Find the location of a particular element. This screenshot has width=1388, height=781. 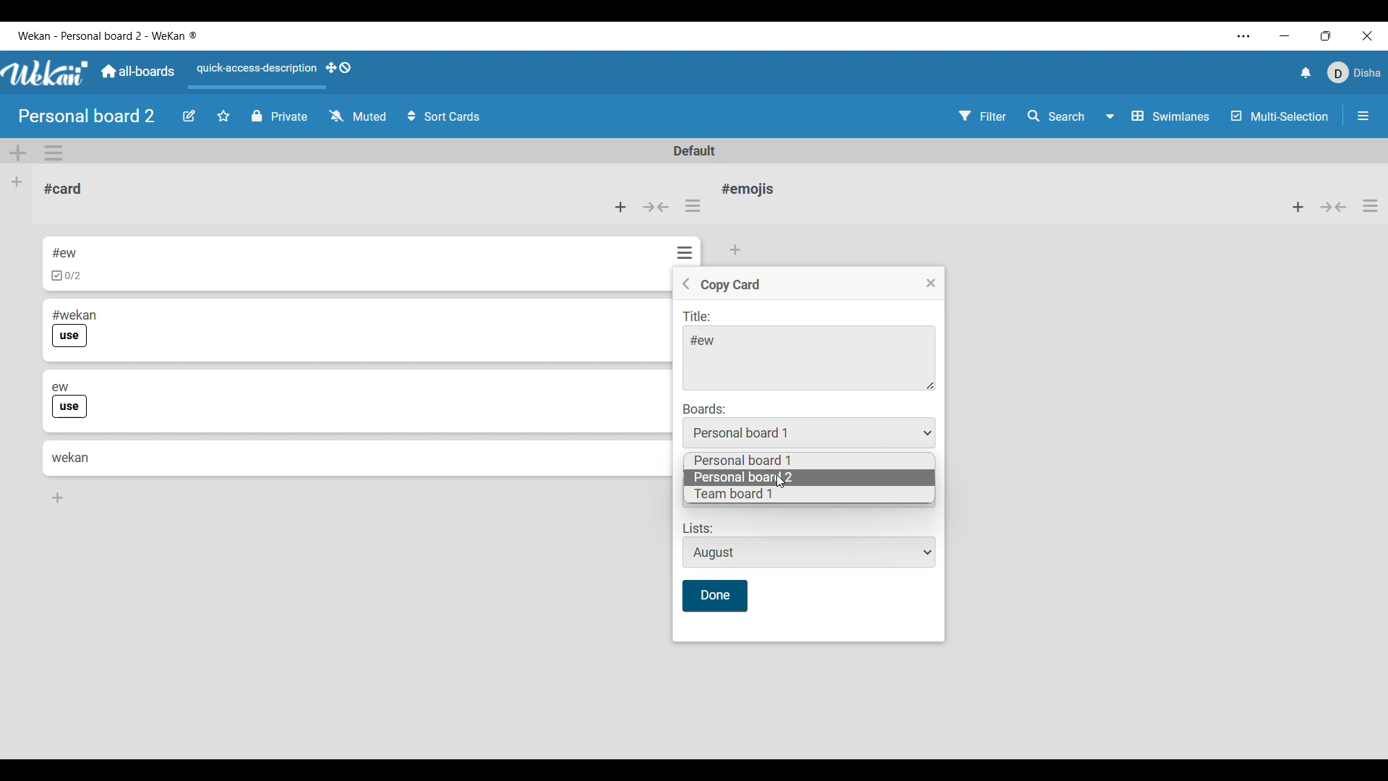

Current account is located at coordinates (1355, 72).